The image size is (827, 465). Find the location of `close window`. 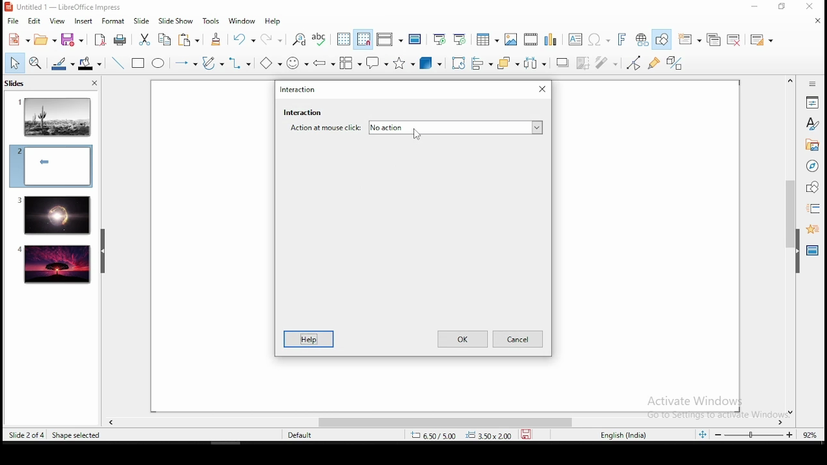

close window is located at coordinates (812, 7).